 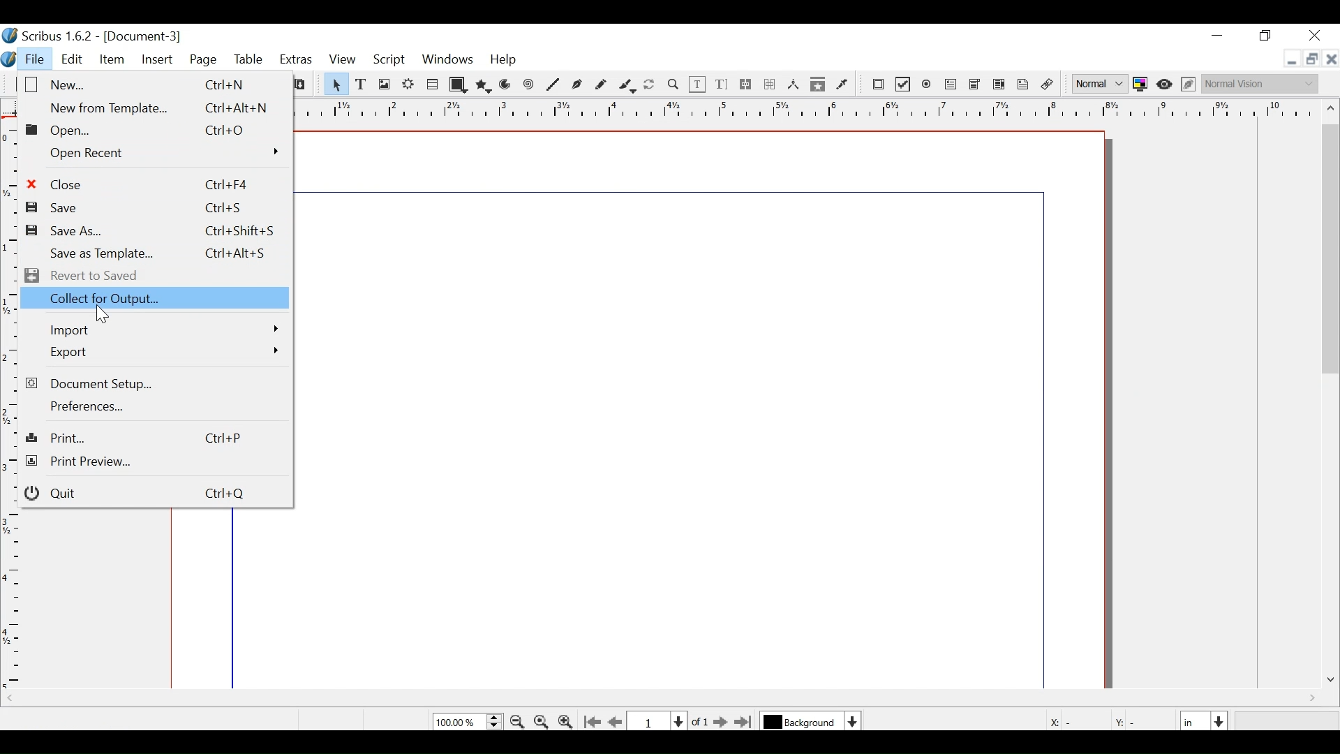 I want to click on Document Setup, so click(x=98, y=383).